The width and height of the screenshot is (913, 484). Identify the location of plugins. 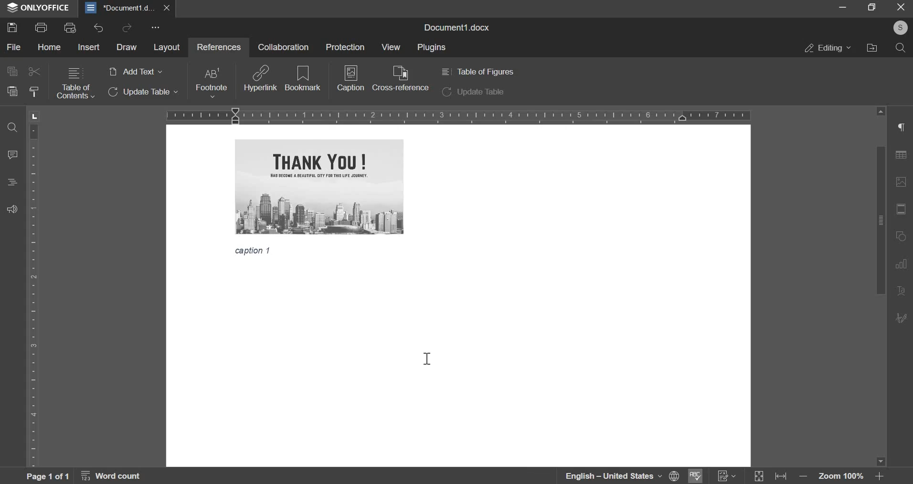
(432, 48).